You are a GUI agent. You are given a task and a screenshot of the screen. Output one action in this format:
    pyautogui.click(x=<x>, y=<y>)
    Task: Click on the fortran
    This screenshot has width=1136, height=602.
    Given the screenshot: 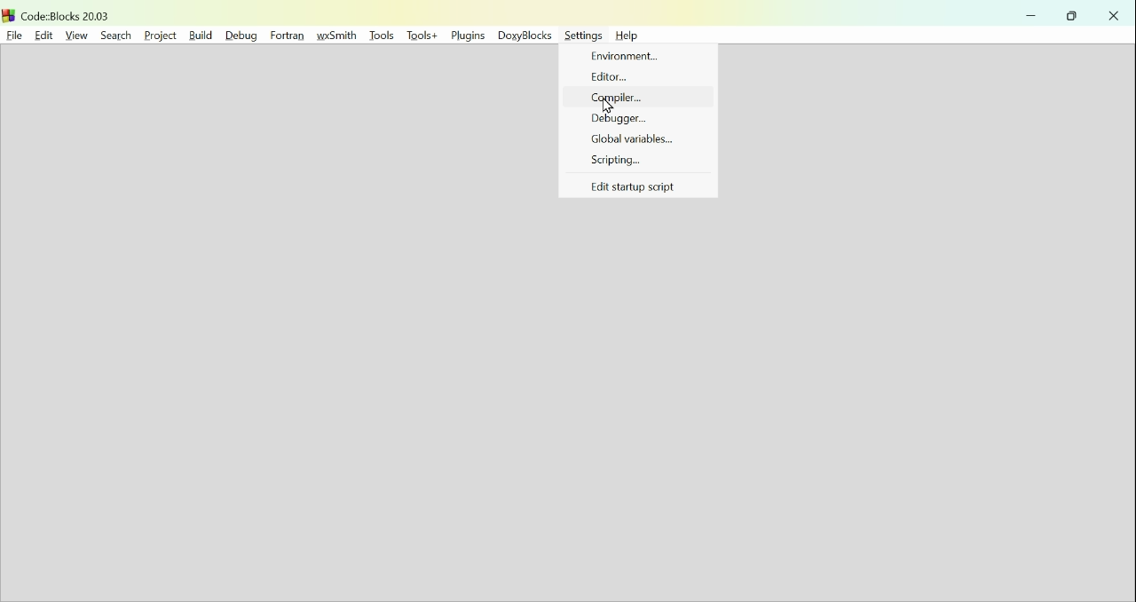 What is the action you would take?
    pyautogui.click(x=286, y=35)
    